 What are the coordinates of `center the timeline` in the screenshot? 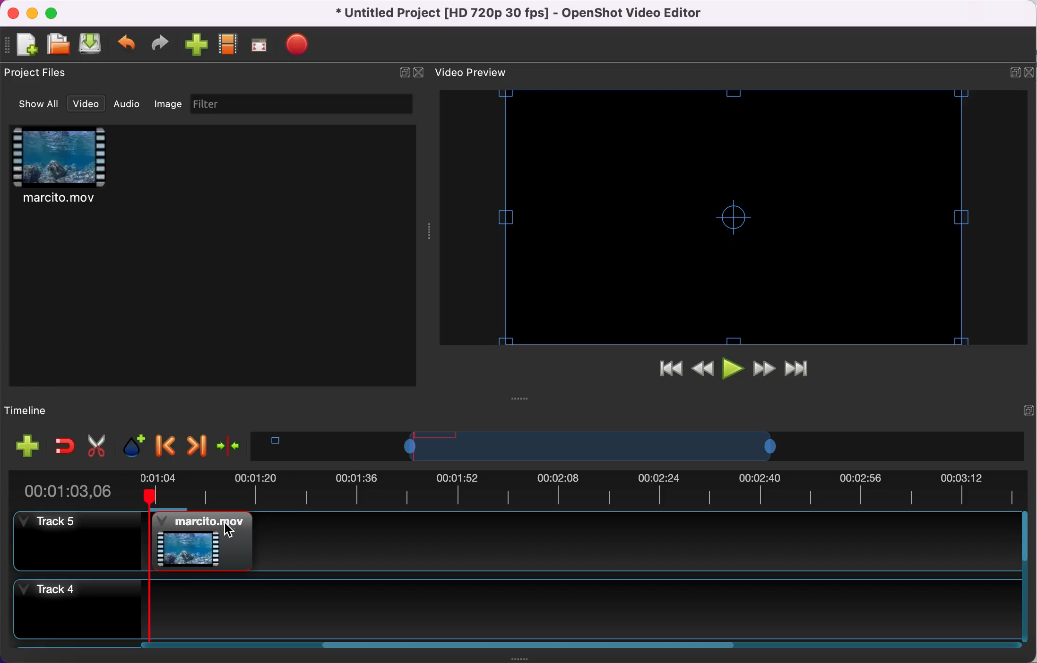 It's located at (236, 449).